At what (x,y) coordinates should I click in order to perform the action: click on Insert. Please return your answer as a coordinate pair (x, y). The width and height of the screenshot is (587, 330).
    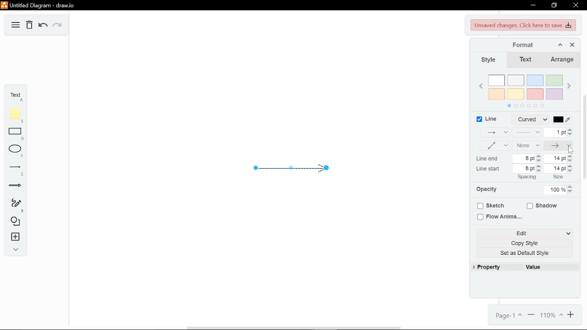
    Looking at the image, I should click on (15, 237).